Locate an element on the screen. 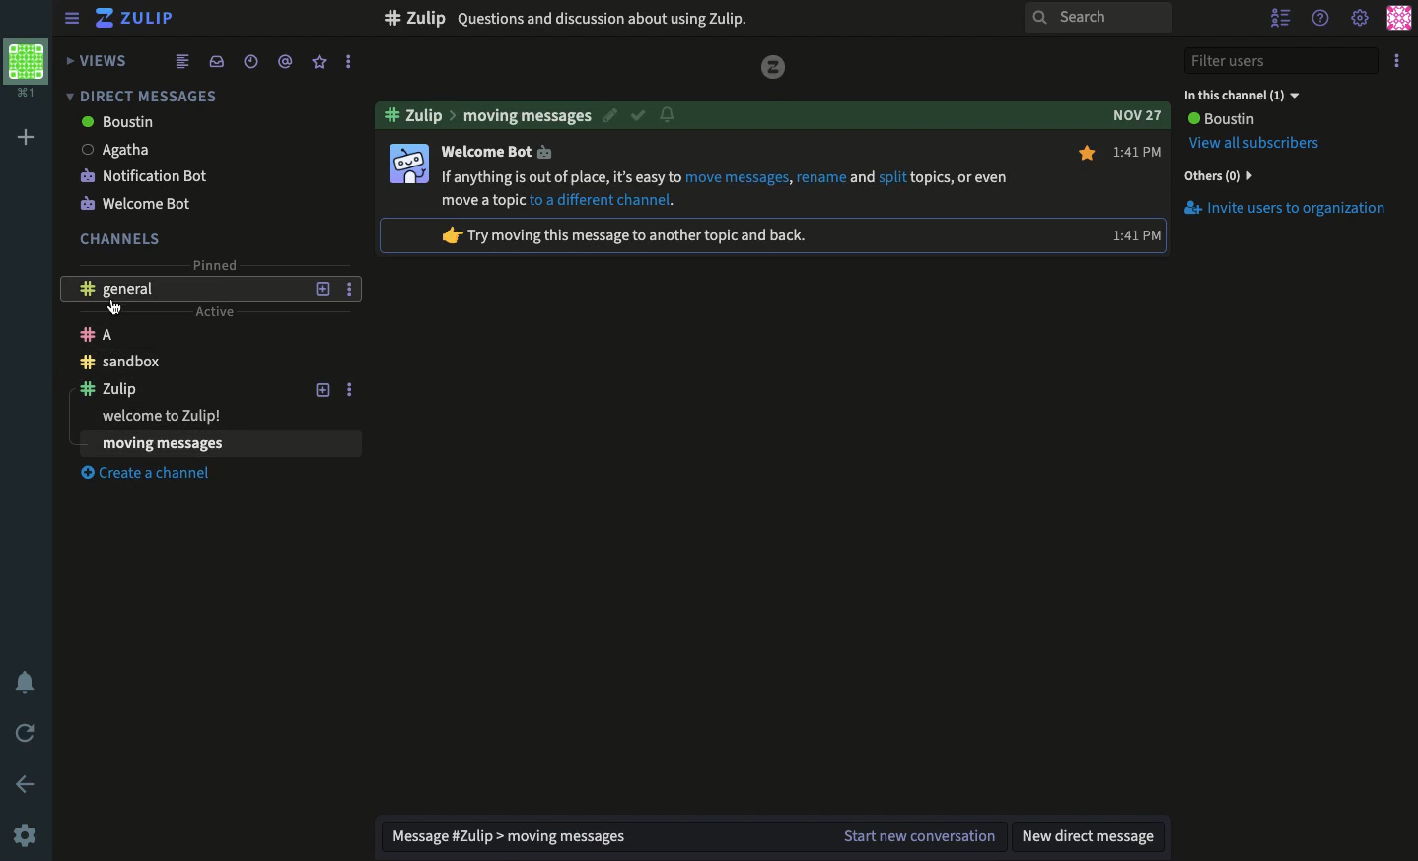 The height and width of the screenshot is (861, 1418). Channels is located at coordinates (120, 238).